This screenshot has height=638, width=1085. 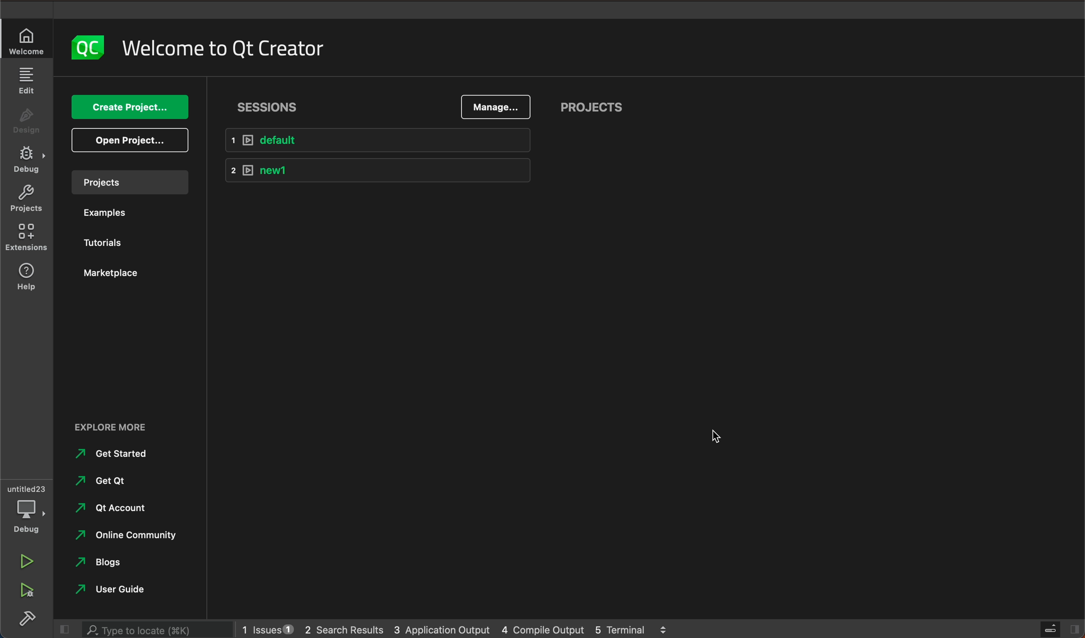 I want to click on examples, so click(x=104, y=215).